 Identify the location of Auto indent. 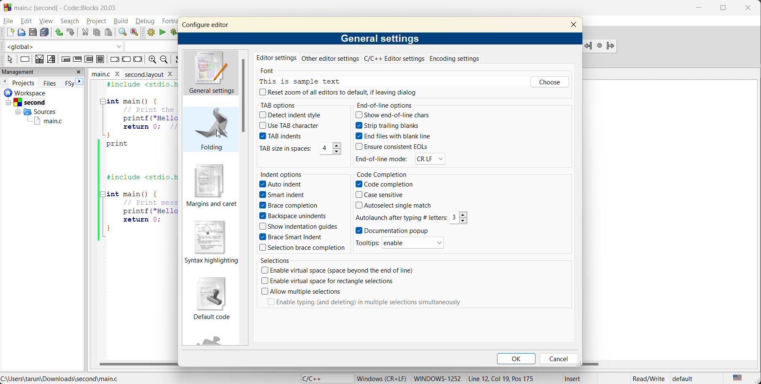
(283, 184).